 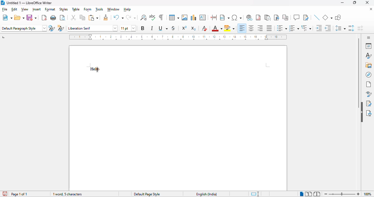 What do you see at coordinates (194, 28) in the screenshot?
I see `subscript` at bounding box center [194, 28].